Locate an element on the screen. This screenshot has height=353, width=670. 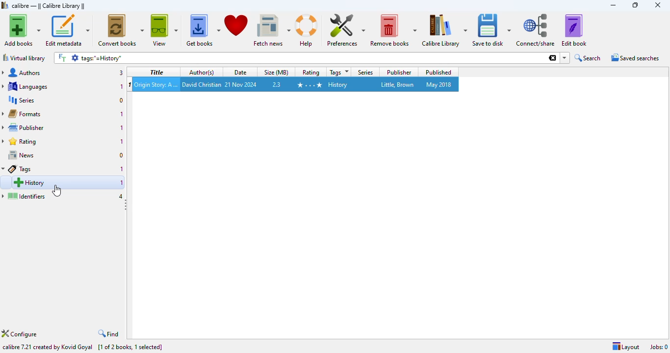
edit metadata is located at coordinates (68, 30).